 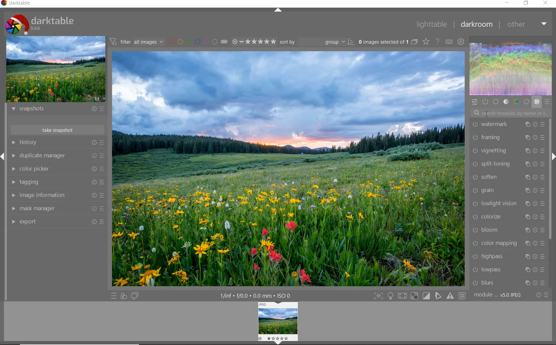 I want to click on scrollbar, so click(x=550, y=180).